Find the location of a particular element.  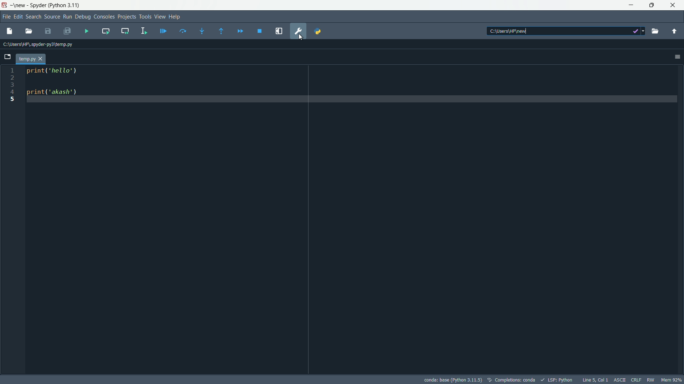

parent directory is located at coordinates (674, 32).